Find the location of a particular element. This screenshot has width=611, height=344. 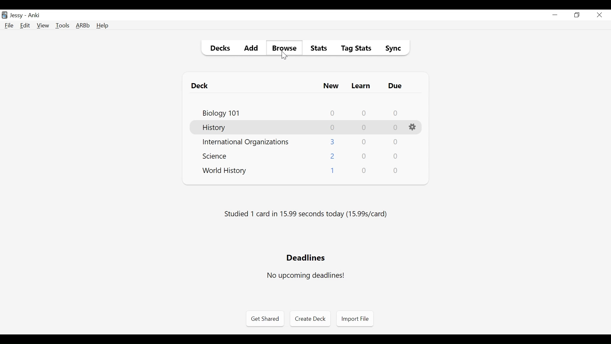

Learn Card Count is located at coordinates (364, 113).